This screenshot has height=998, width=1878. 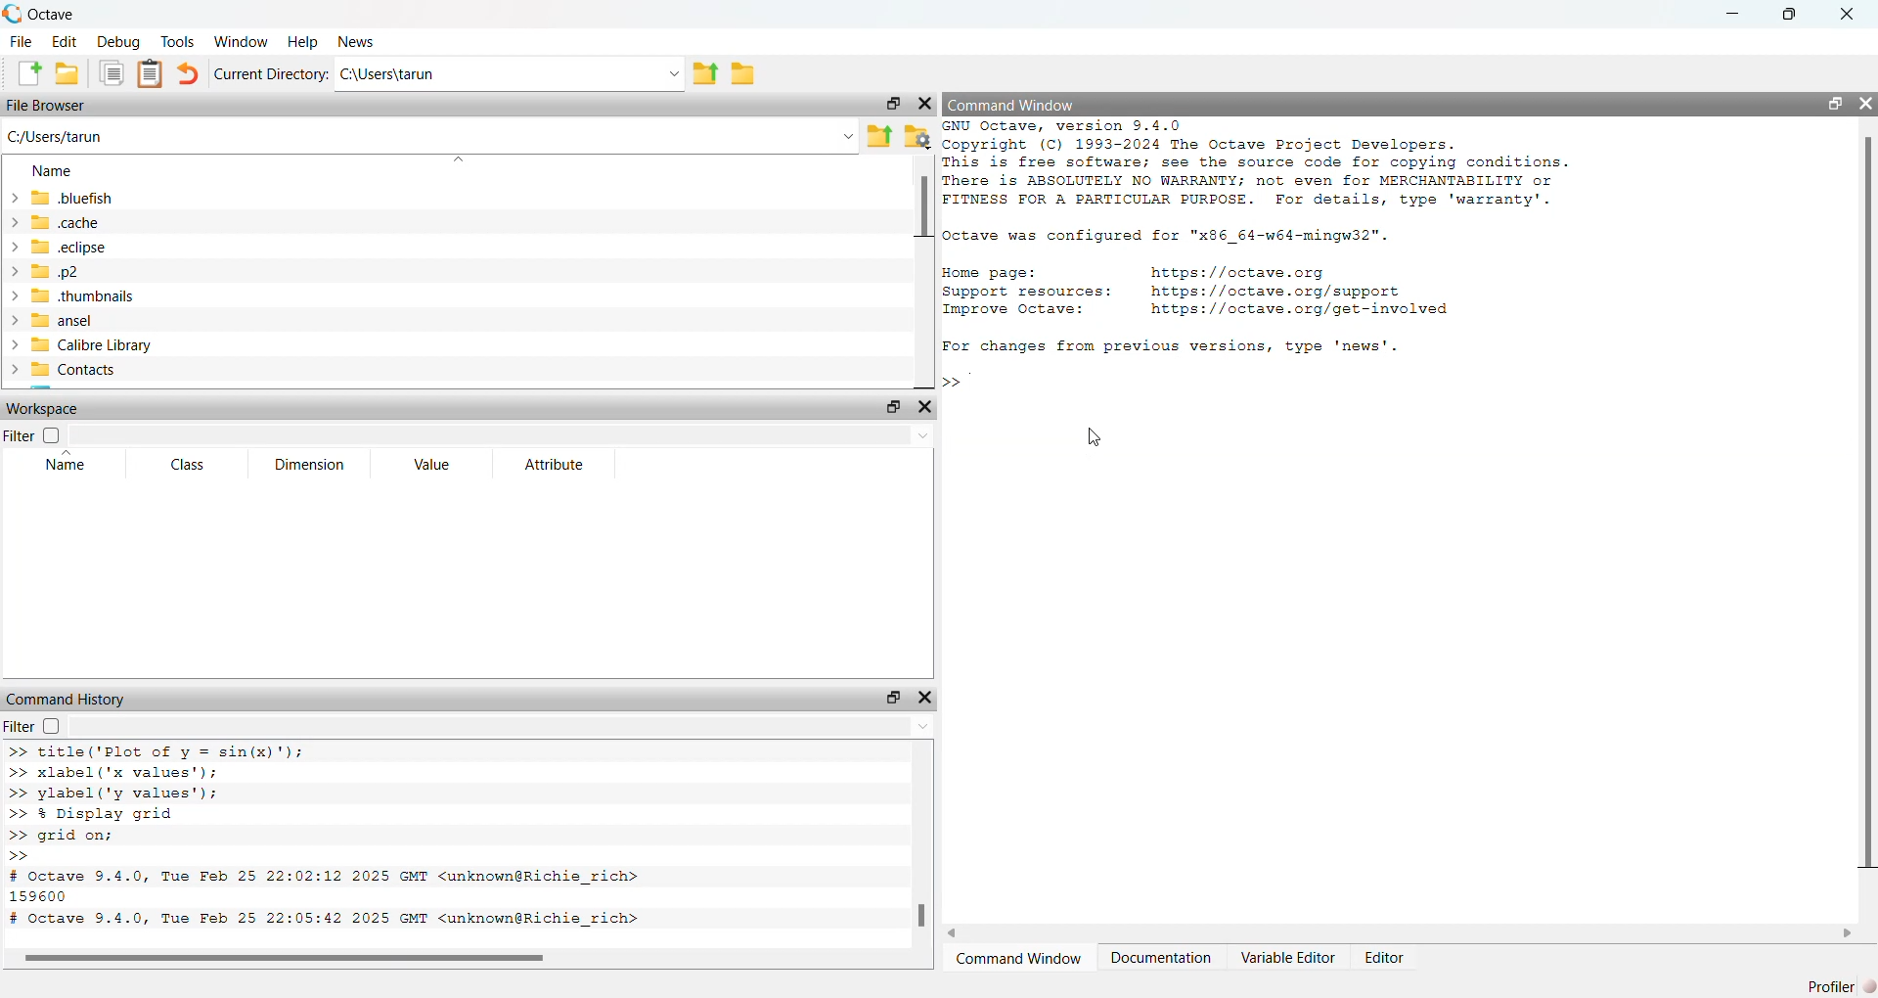 I want to click on Help, so click(x=303, y=43).